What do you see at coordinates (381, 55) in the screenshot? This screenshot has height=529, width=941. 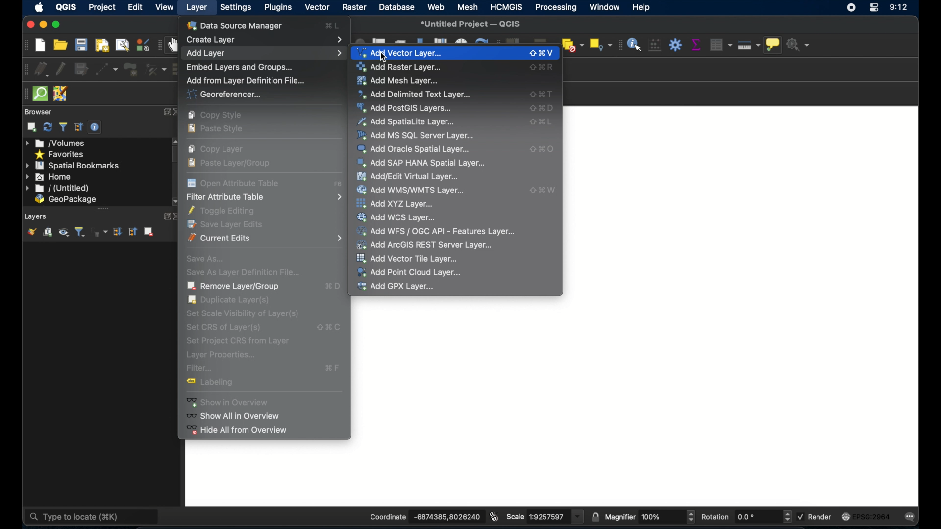 I see `cursor` at bounding box center [381, 55].